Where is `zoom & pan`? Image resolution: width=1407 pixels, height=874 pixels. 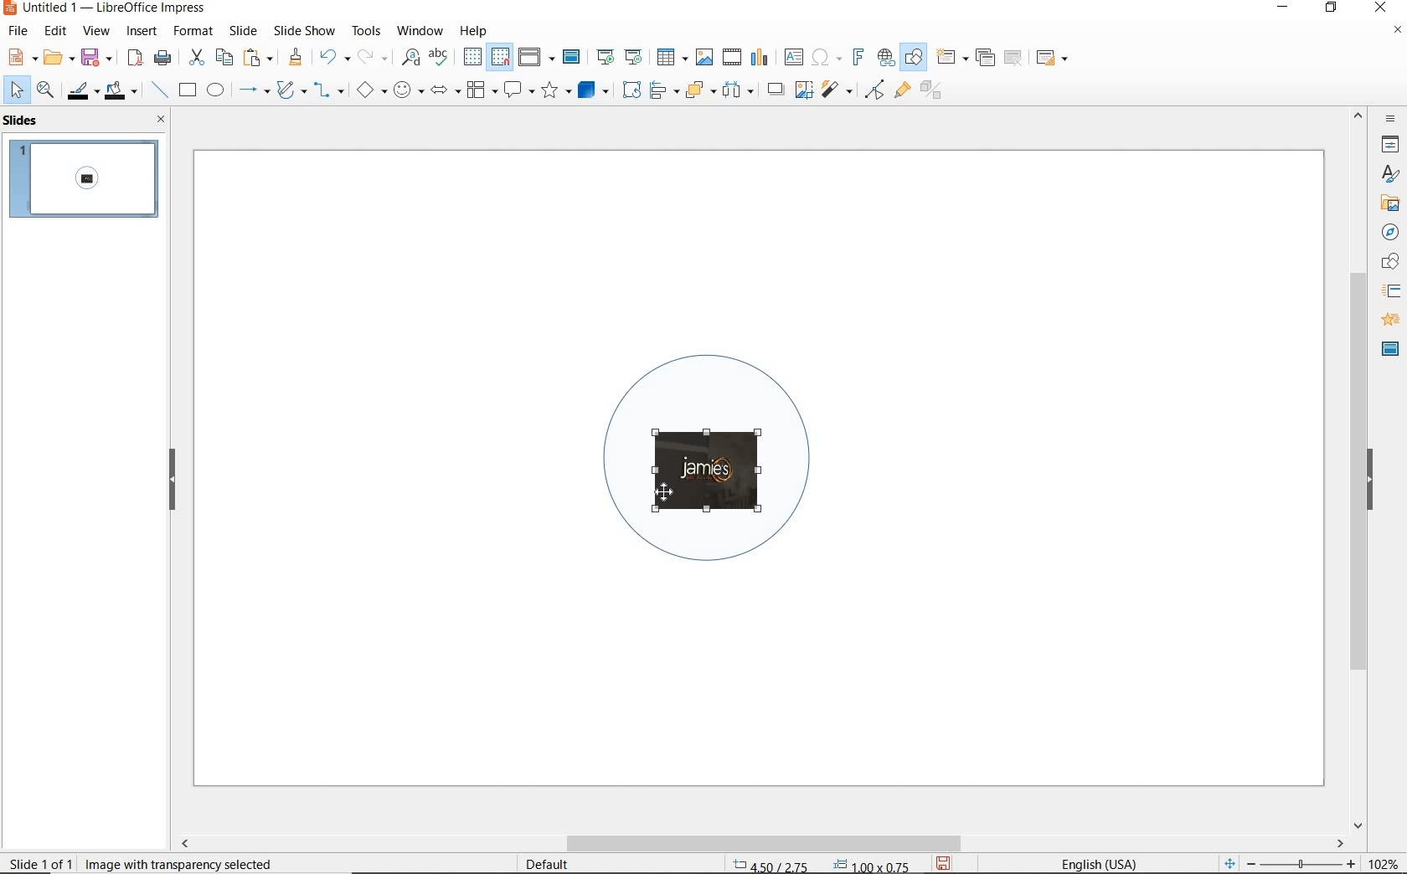
zoom & pan is located at coordinates (47, 92).